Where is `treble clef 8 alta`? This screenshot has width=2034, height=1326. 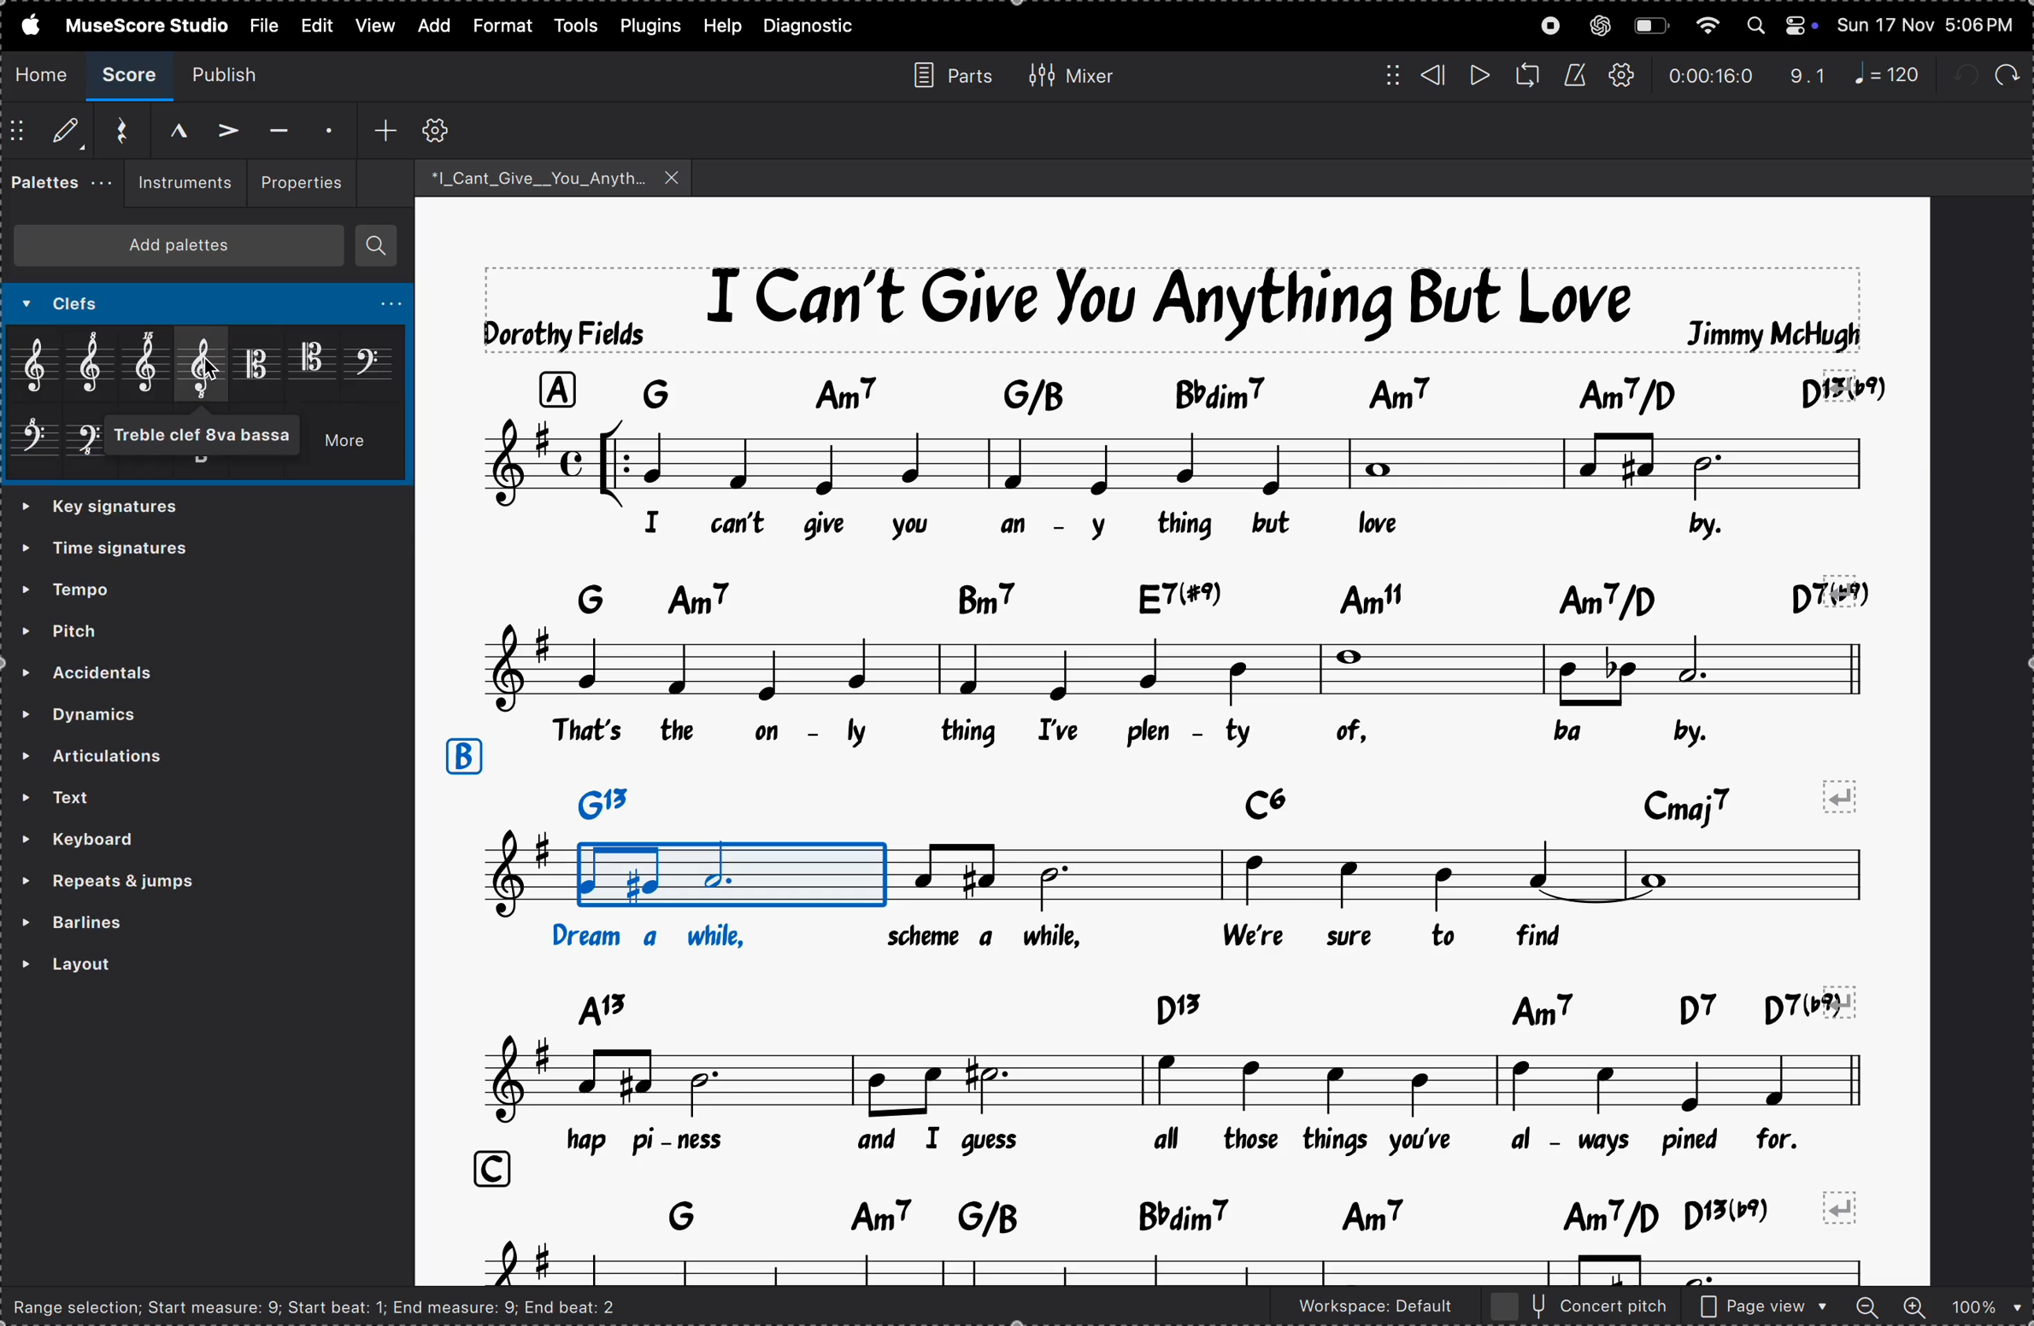
treble clef 8 alta is located at coordinates (98, 364).